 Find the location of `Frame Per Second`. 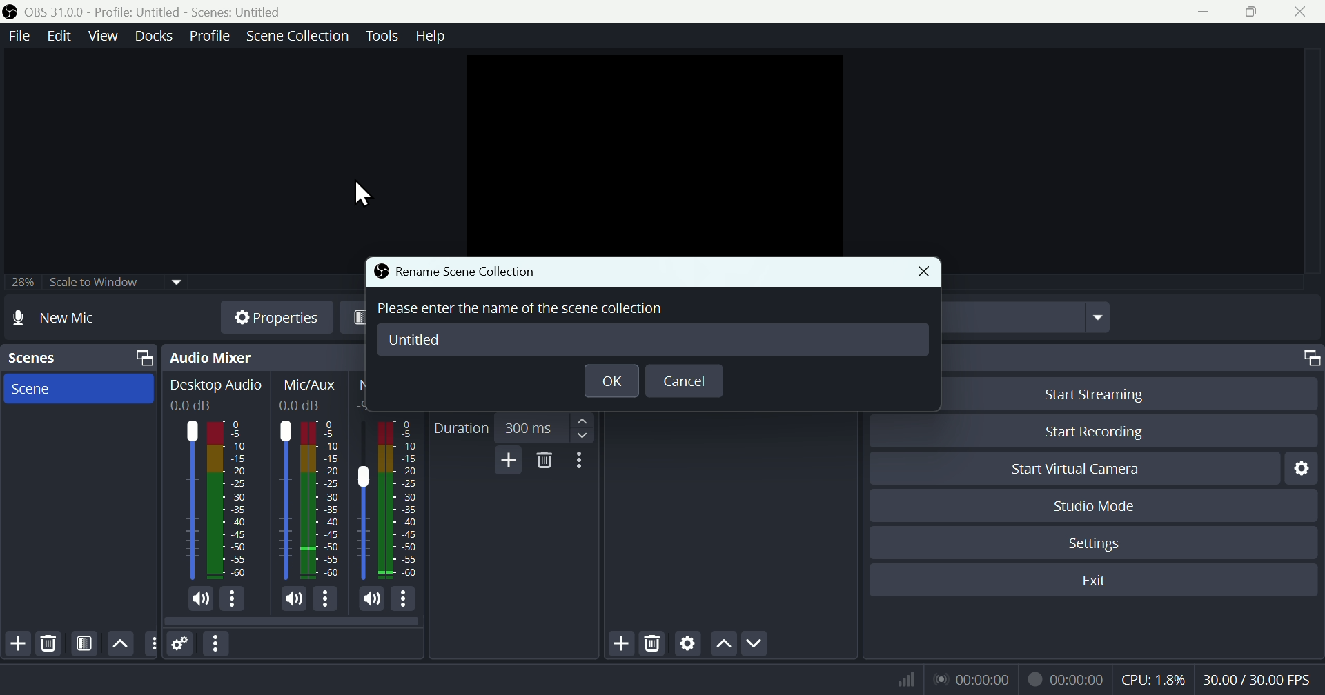

Frame Per Second is located at coordinates (1257, 680).